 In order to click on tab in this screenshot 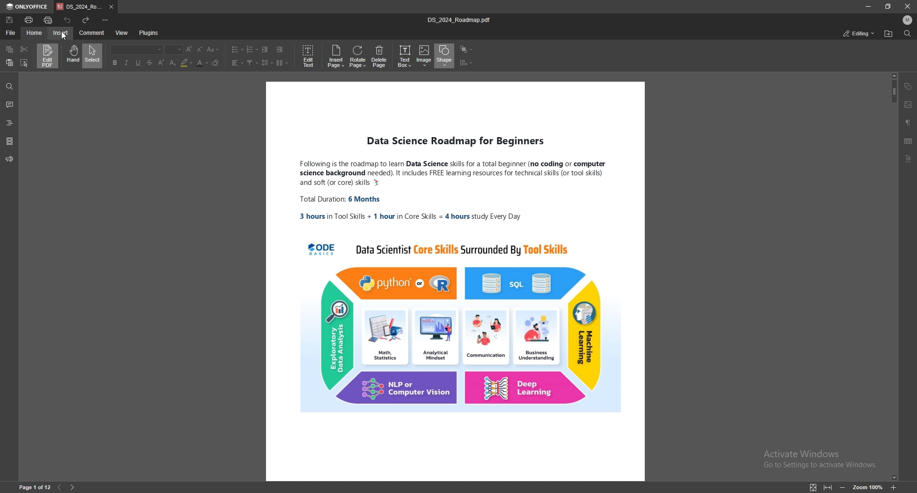, I will do `click(79, 7)`.